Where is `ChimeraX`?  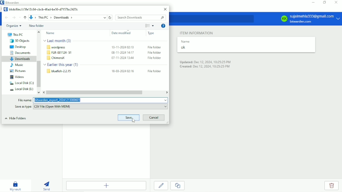
ChimeraX is located at coordinates (57, 58).